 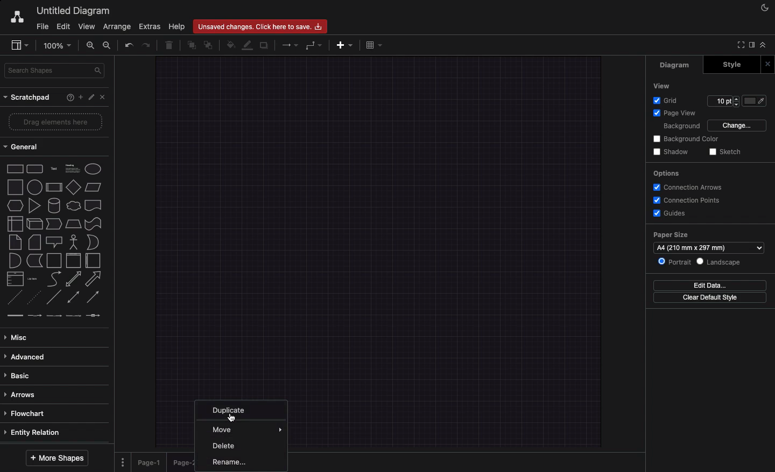 I want to click on General, so click(x=23, y=148).